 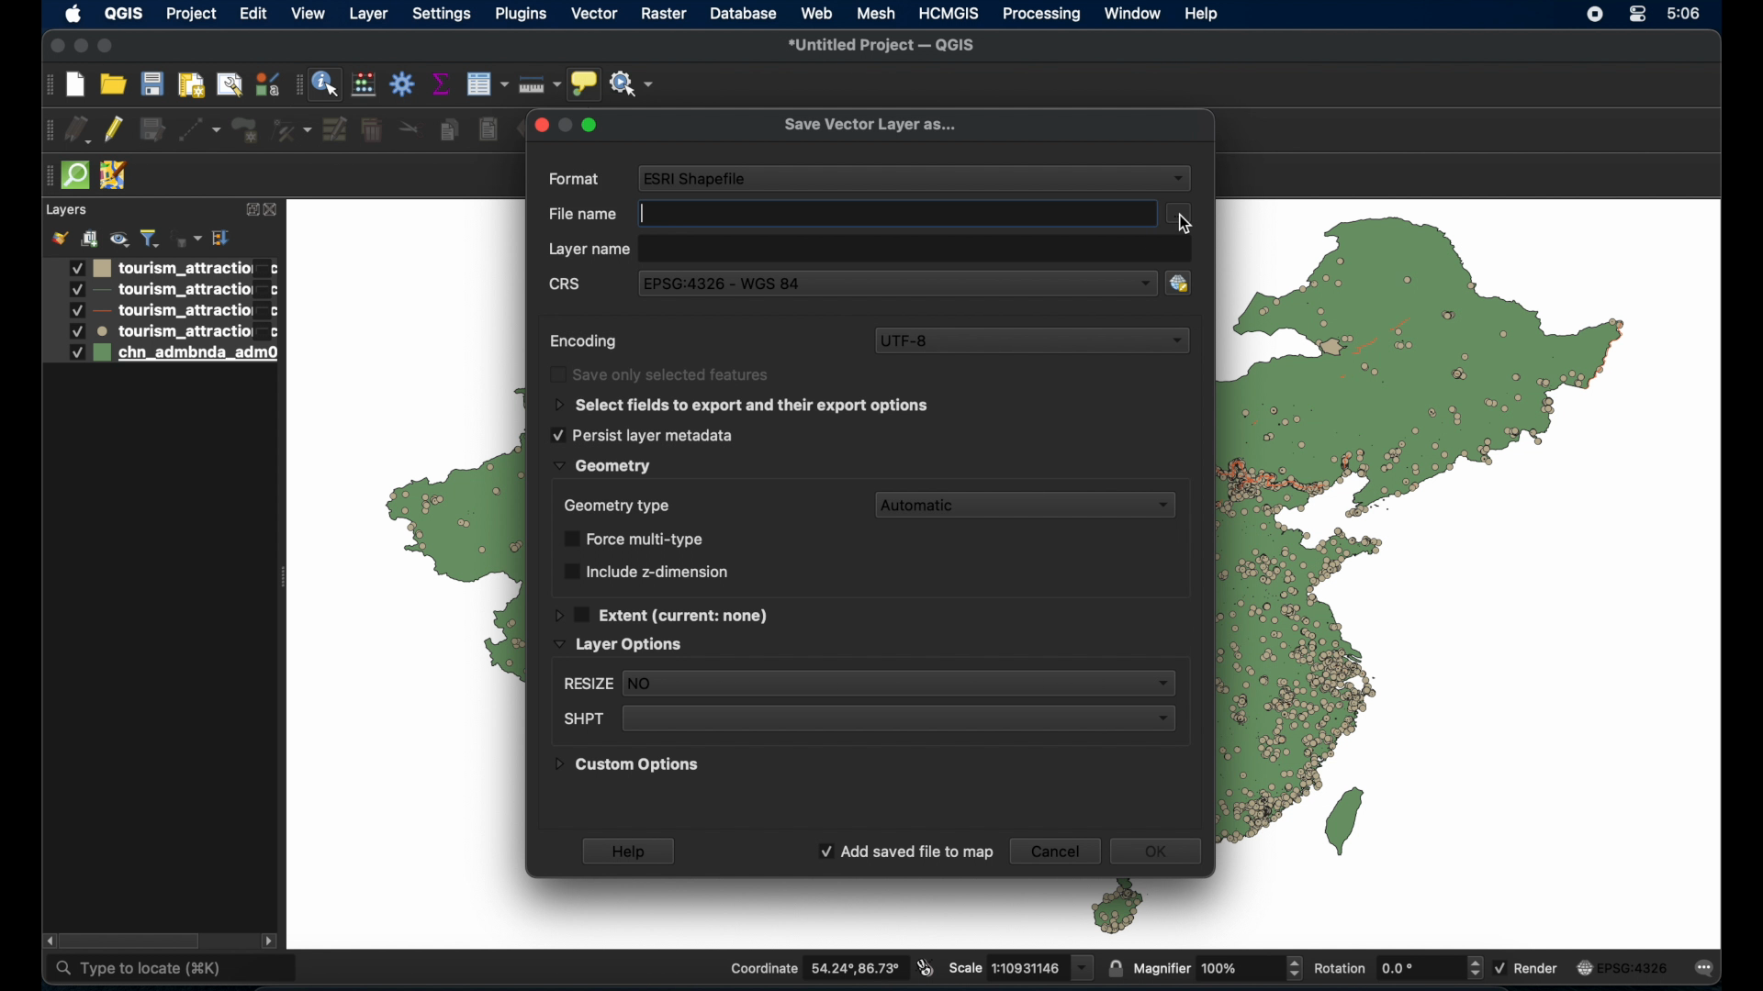 What do you see at coordinates (118, 239) in the screenshot?
I see `manage map theme` at bounding box center [118, 239].